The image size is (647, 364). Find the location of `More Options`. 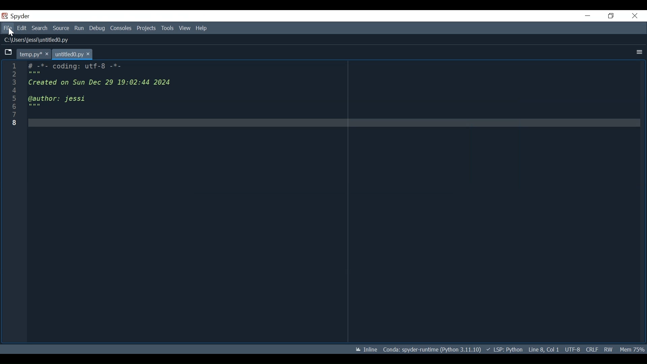

More Options is located at coordinates (638, 52).